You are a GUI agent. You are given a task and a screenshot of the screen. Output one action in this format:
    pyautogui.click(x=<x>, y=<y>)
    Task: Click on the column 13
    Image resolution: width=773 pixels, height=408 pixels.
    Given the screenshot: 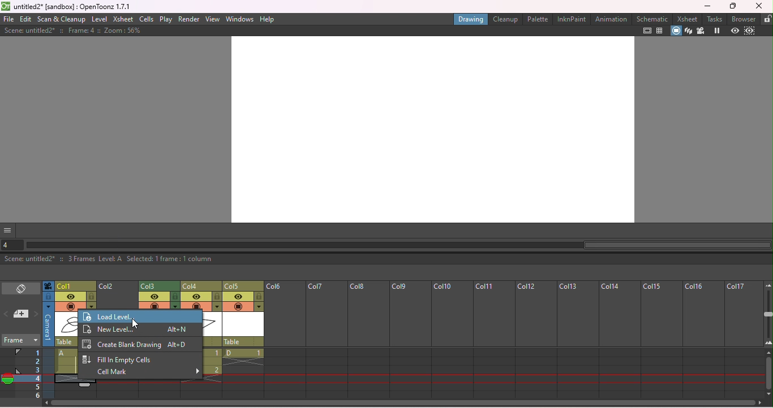 What is the action you would take?
    pyautogui.click(x=577, y=340)
    